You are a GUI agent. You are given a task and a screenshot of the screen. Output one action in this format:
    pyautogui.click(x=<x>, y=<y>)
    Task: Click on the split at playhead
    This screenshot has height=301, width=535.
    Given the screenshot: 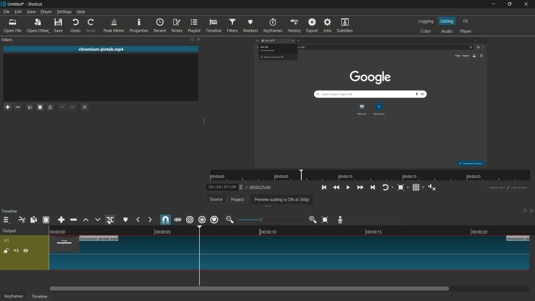 What is the action you would take?
    pyautogui.click(x=110, y=220)
    